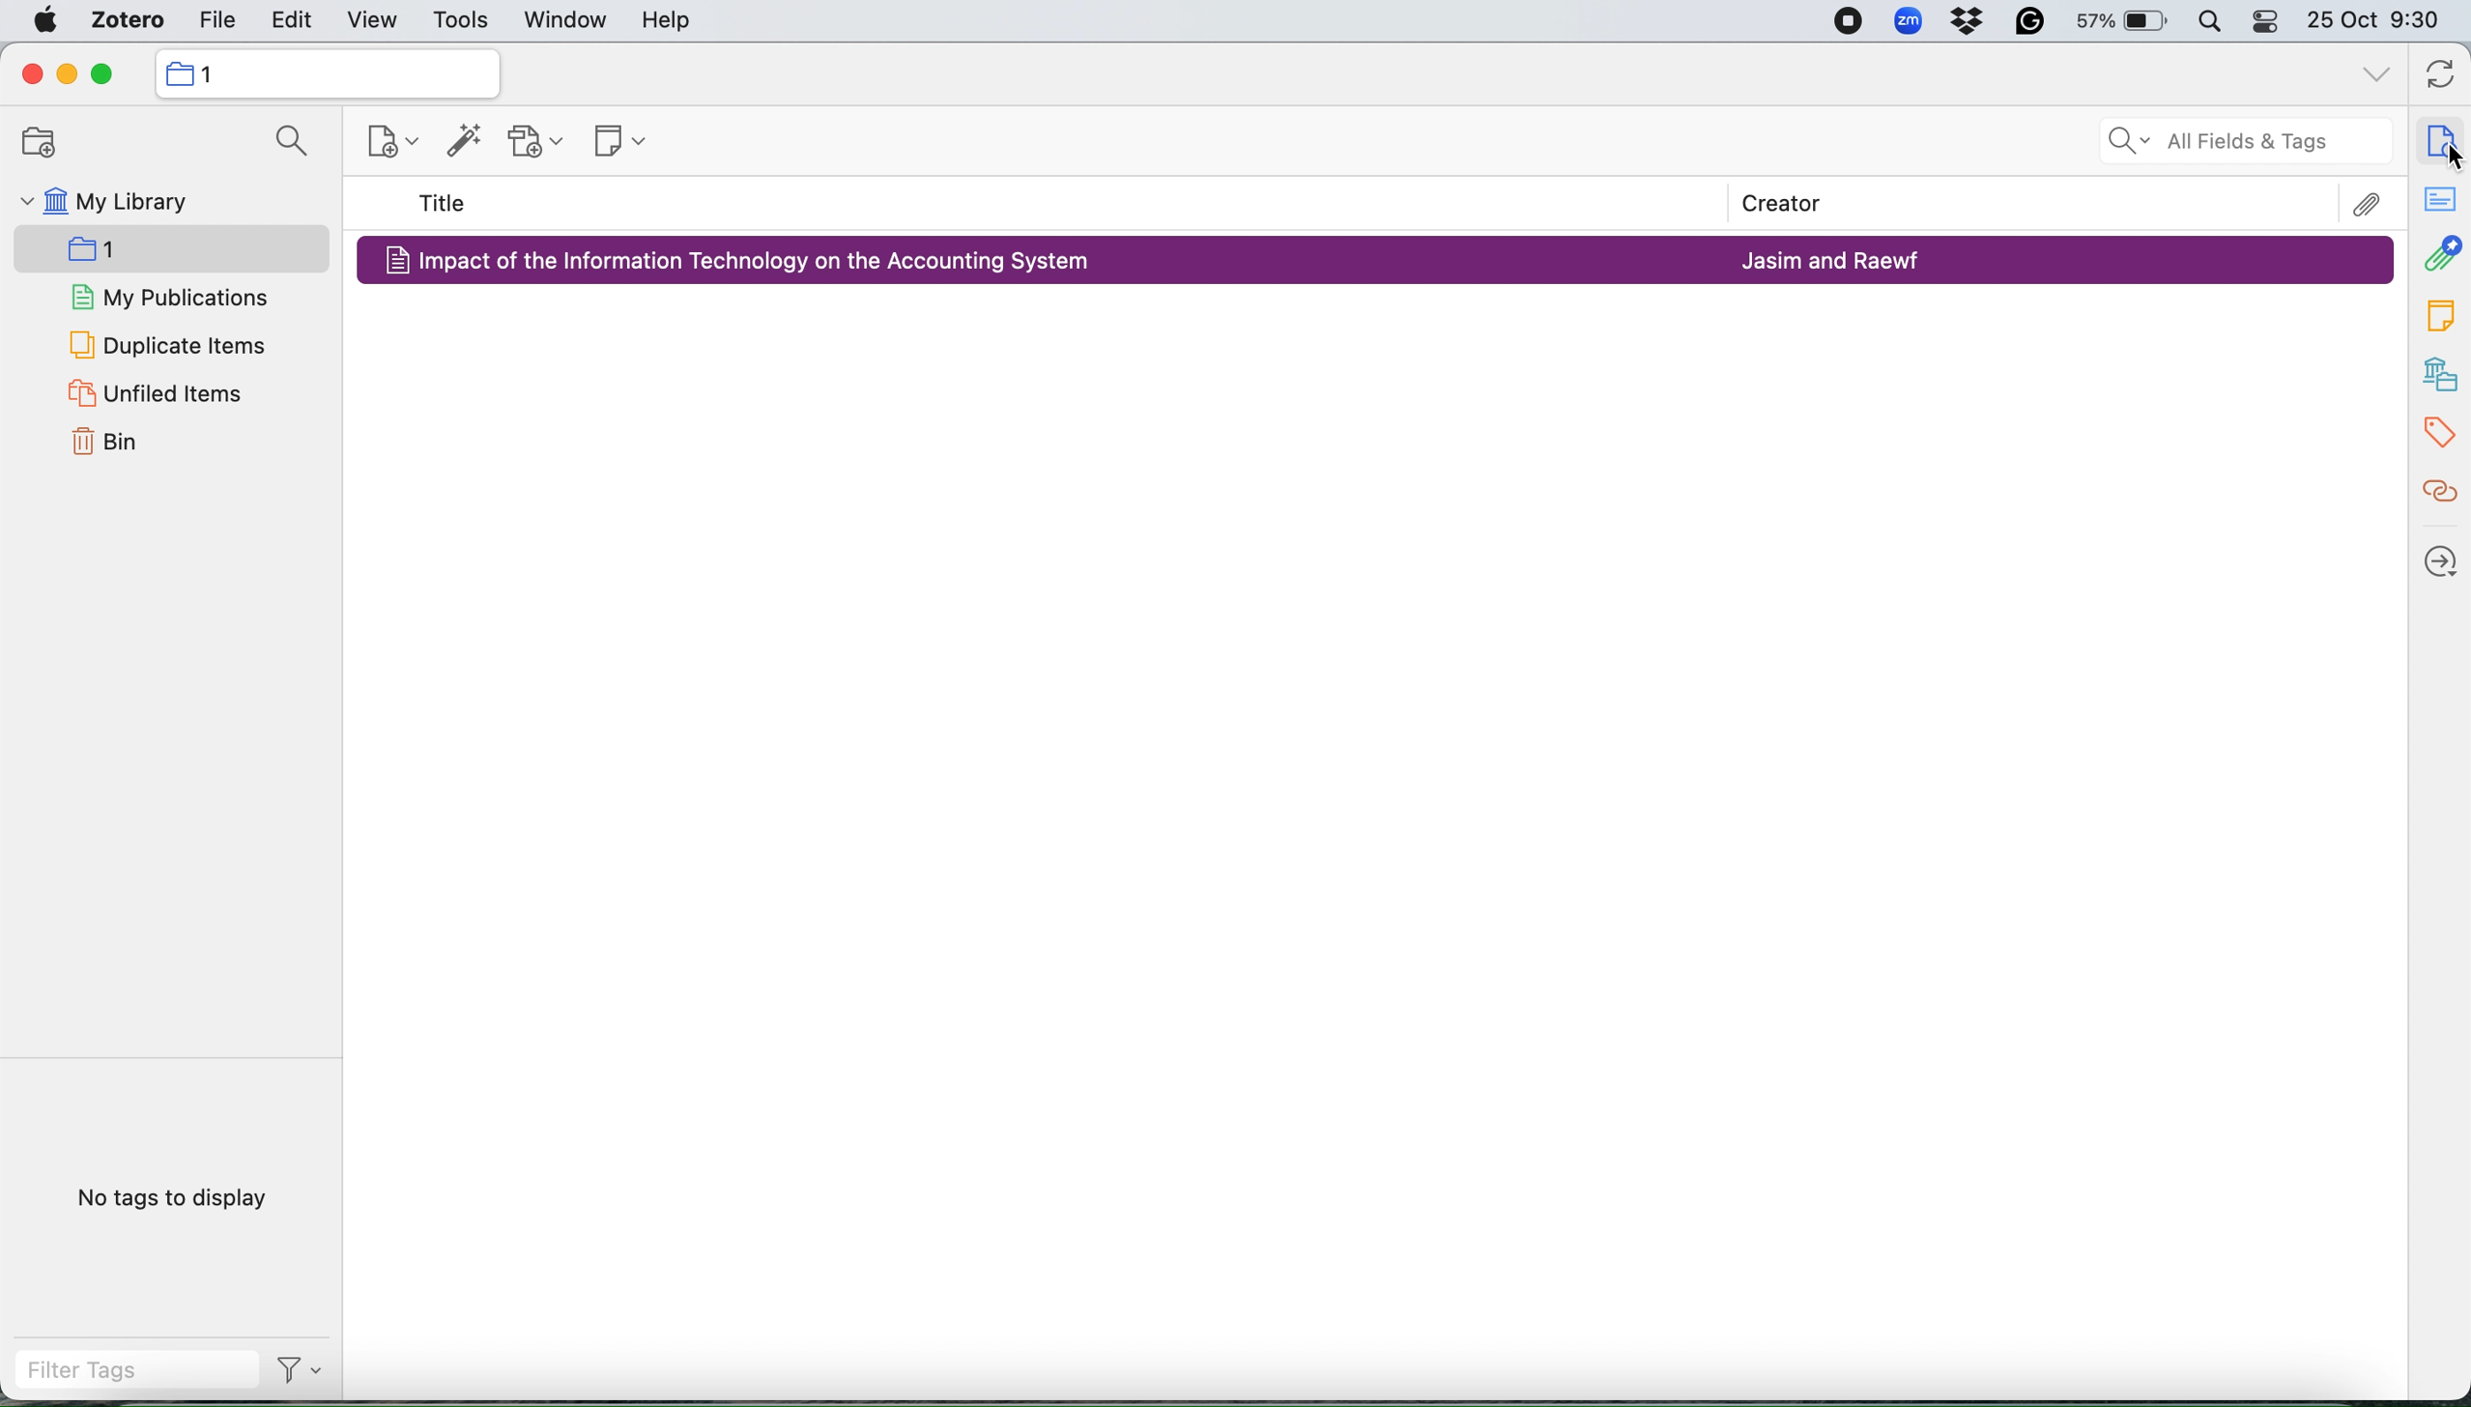 Image resolution: width=2471 pixels, height=1407 pixels. What do you see at coordinates (288, 142) in the screenshot?
I see `searcg` at bounding box center [288, 142].